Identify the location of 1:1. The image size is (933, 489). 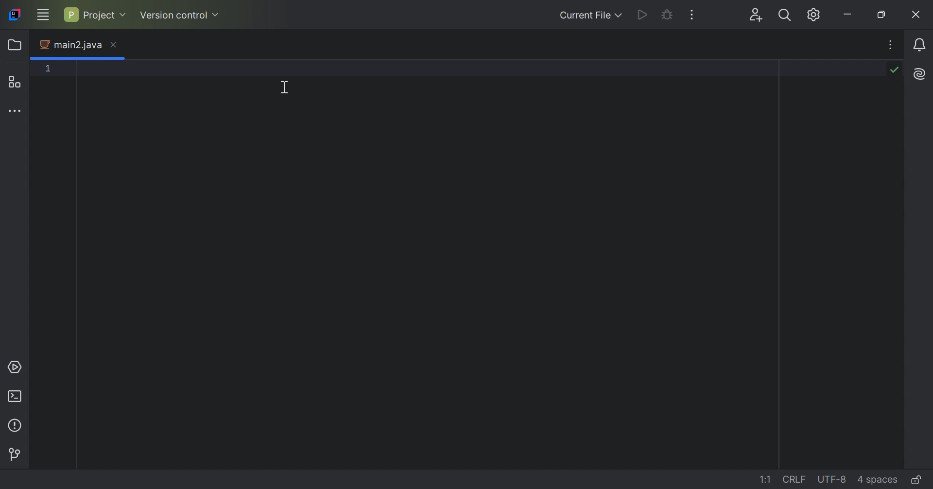
(766, 480).